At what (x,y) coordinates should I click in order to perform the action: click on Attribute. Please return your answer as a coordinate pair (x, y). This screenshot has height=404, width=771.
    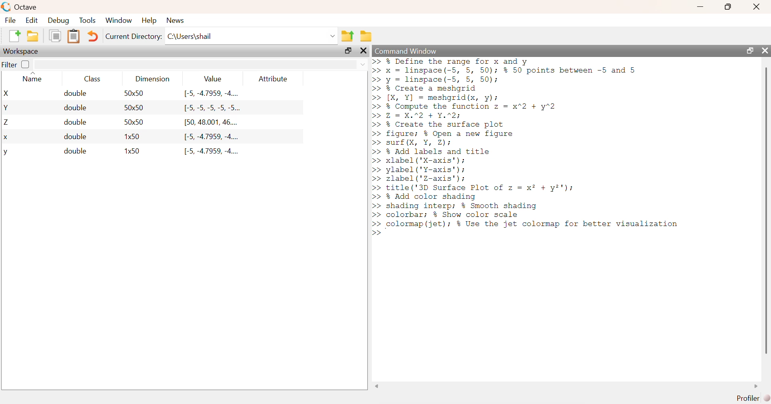
    Looking at the image, I should click on (274, 79).